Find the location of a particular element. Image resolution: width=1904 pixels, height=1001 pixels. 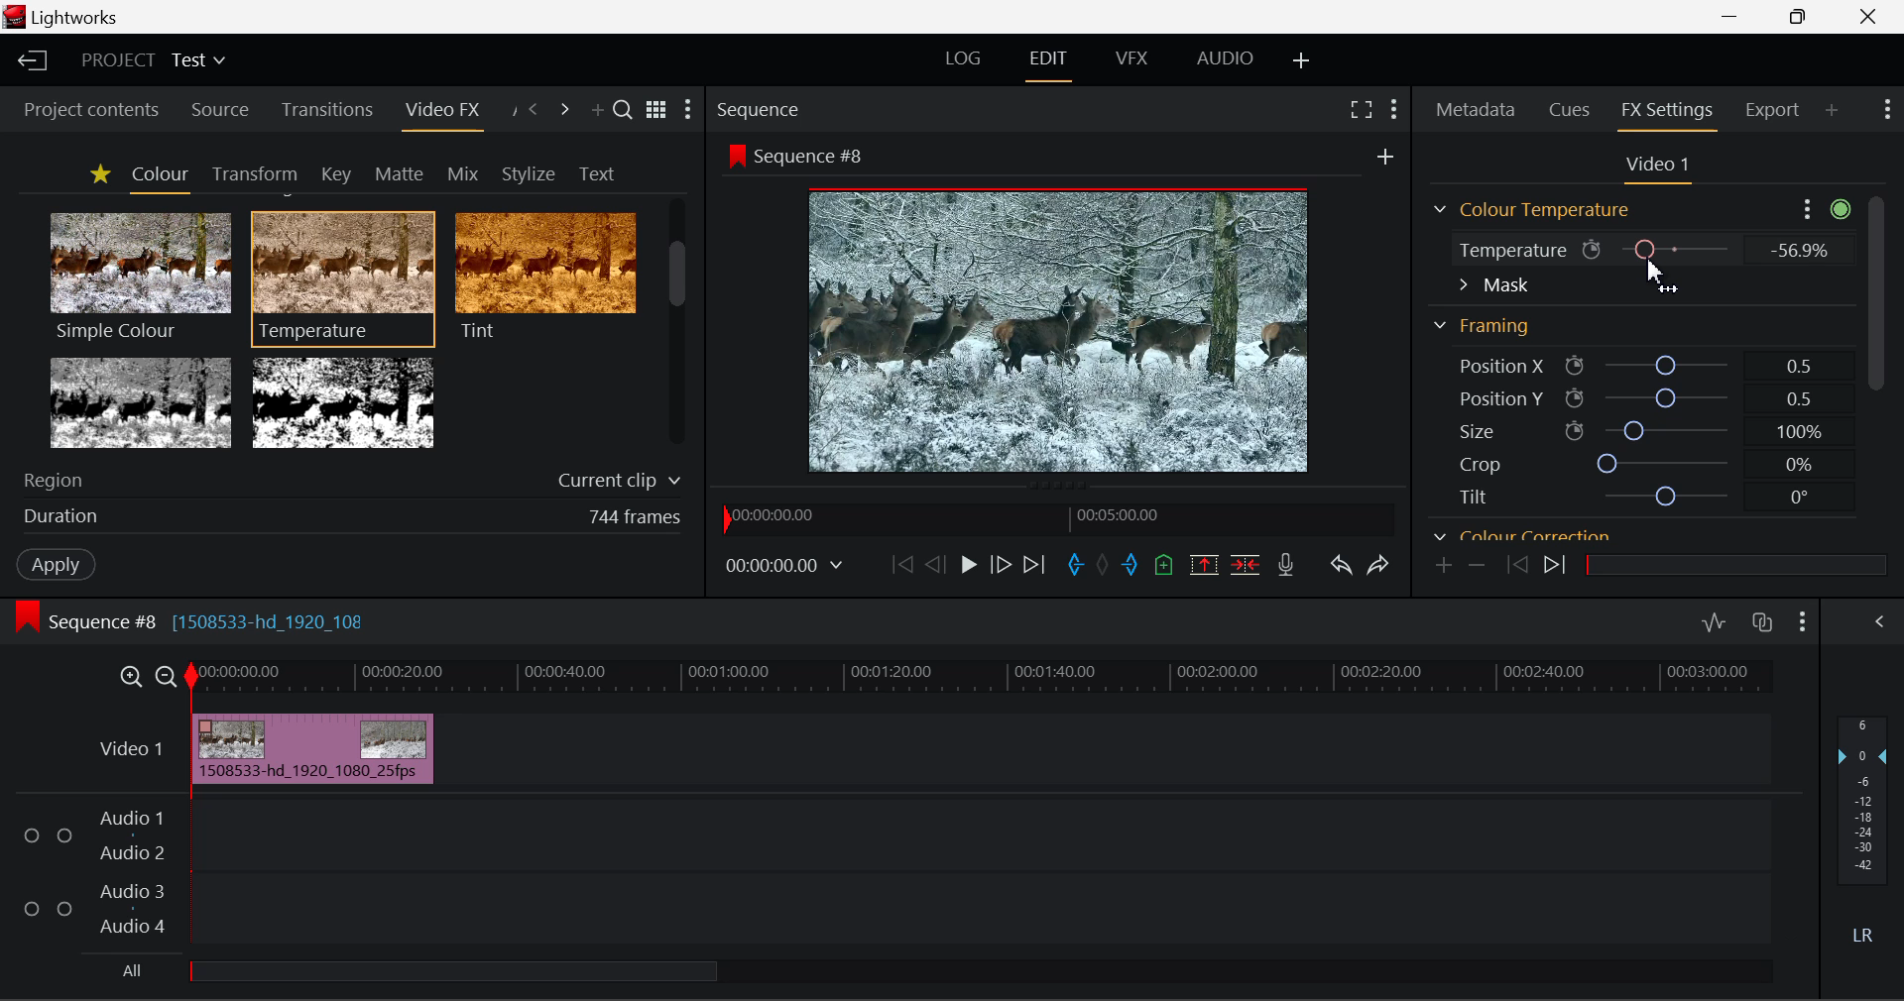

icon is located at coordinates (1593, 250).